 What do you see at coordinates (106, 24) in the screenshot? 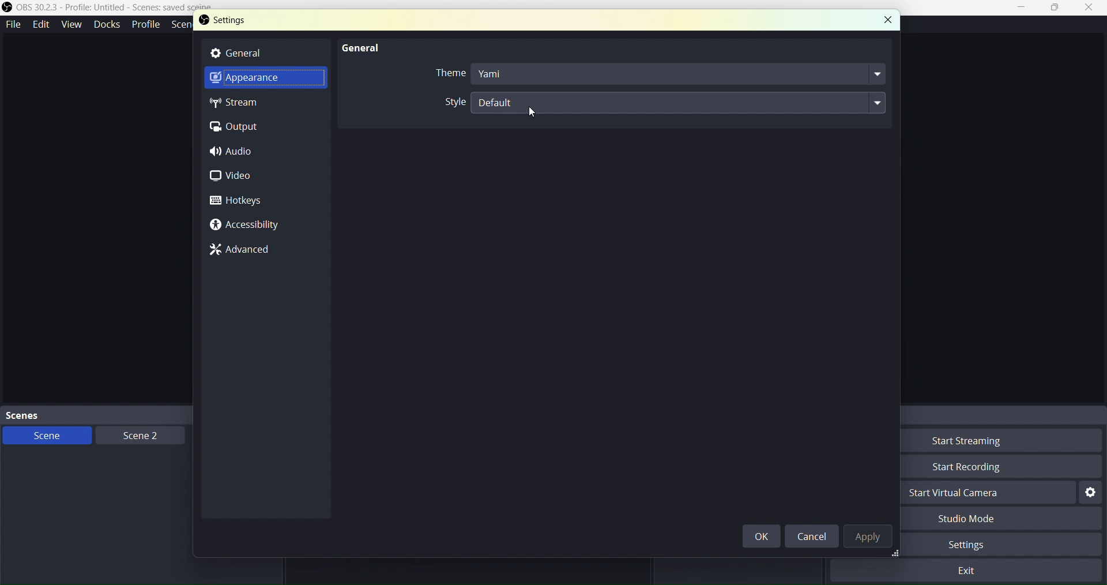
I see `Docks` at bounding box center [106, 24].